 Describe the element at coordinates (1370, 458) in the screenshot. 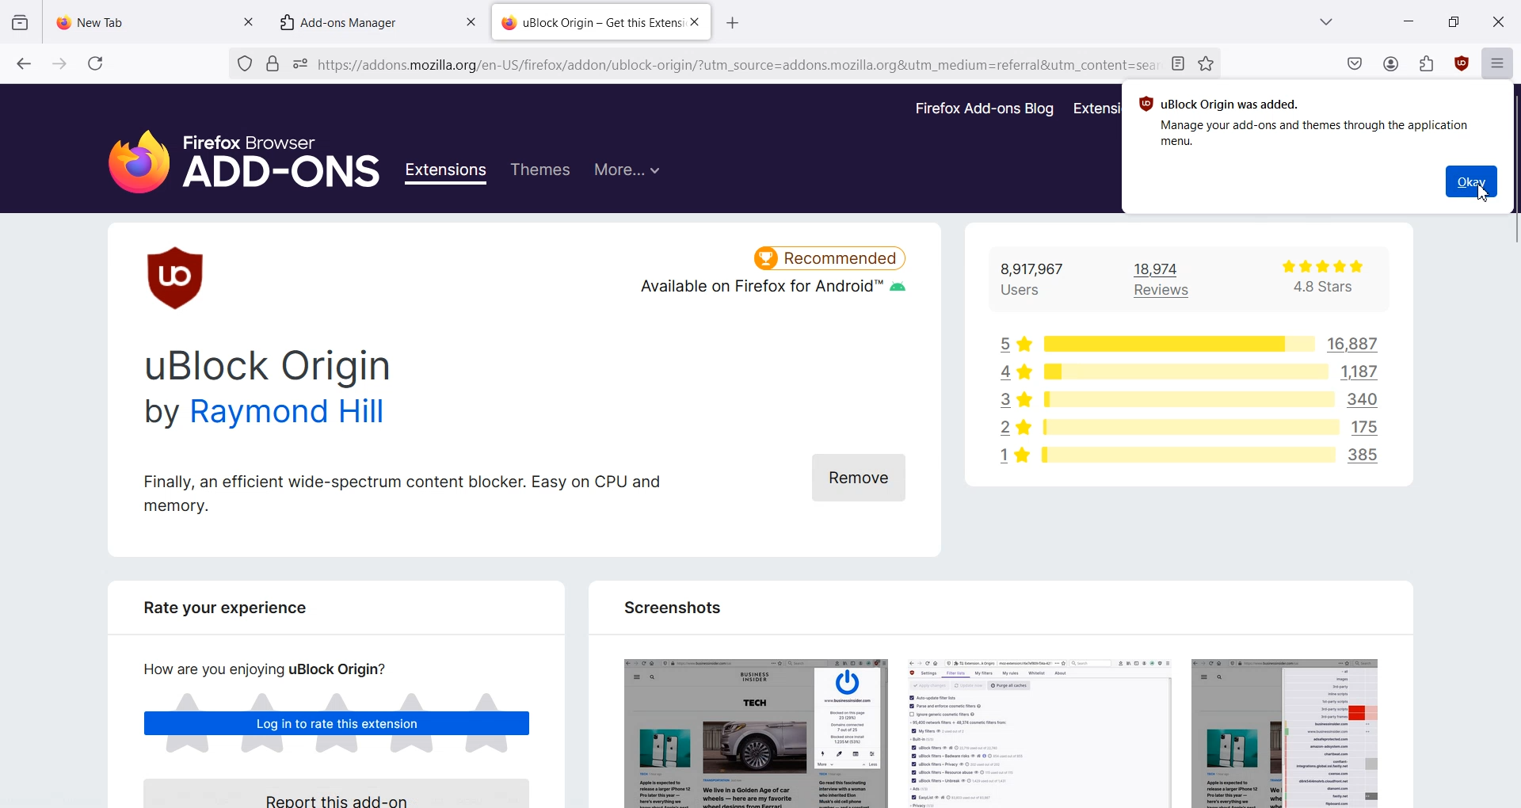

I see `385 users` at that location.